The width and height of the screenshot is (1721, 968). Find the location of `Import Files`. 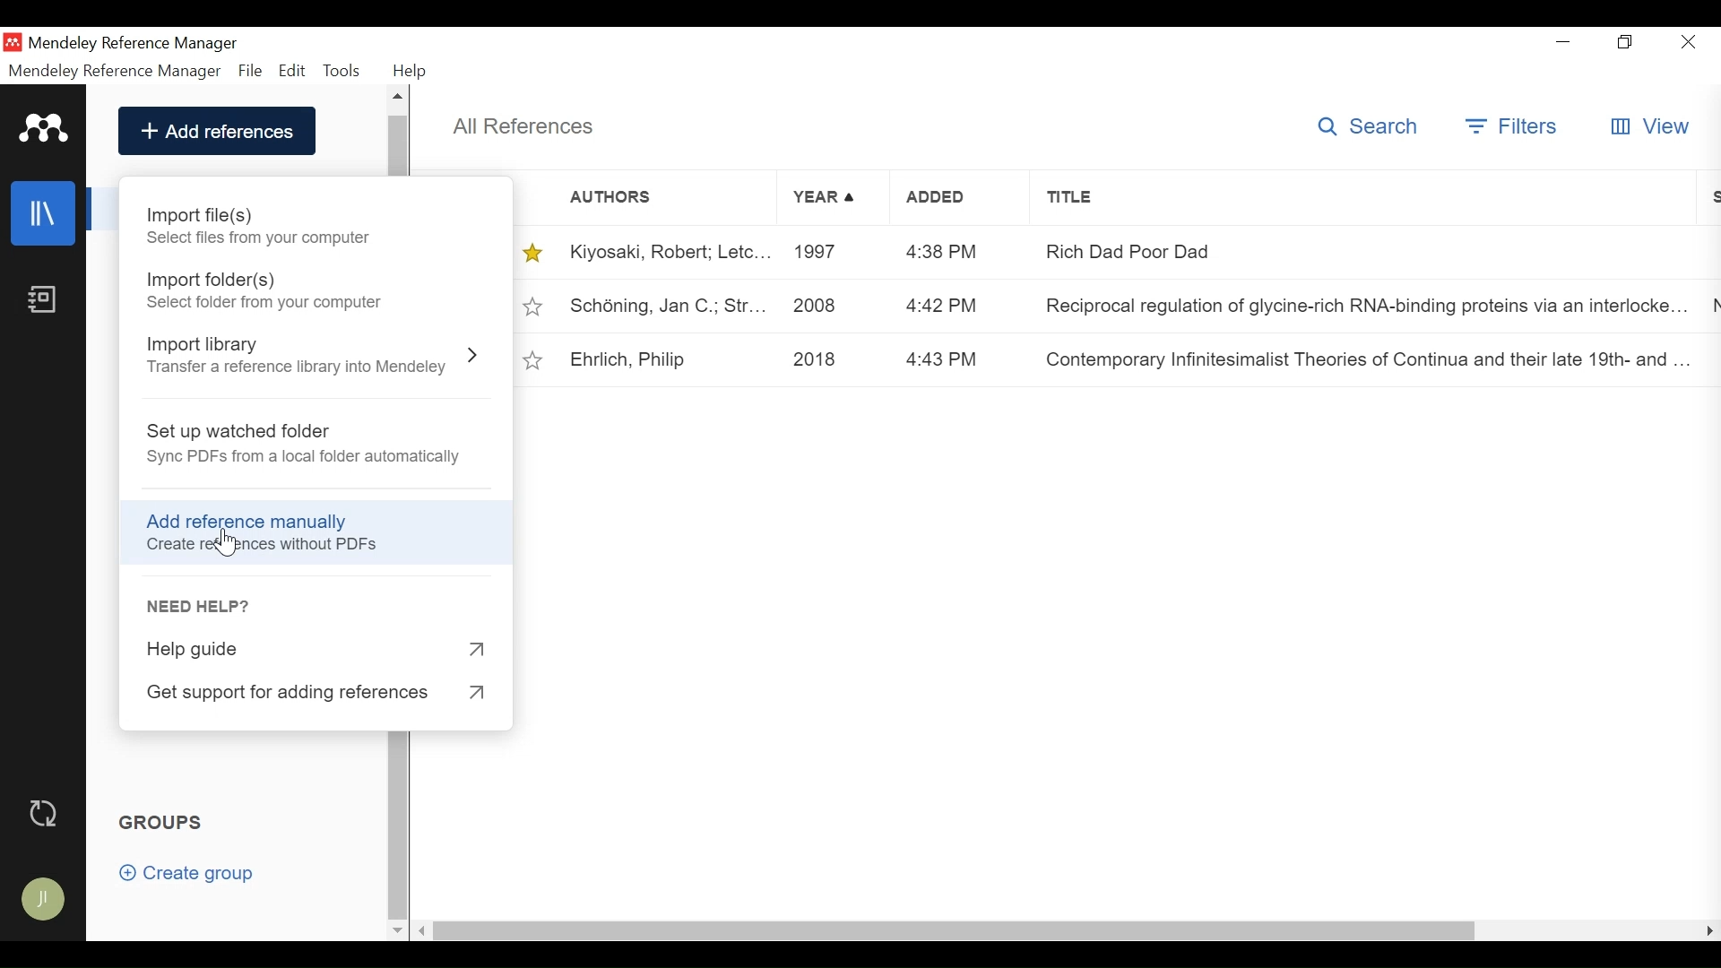

Import Files is located at coordinates (213, 215).